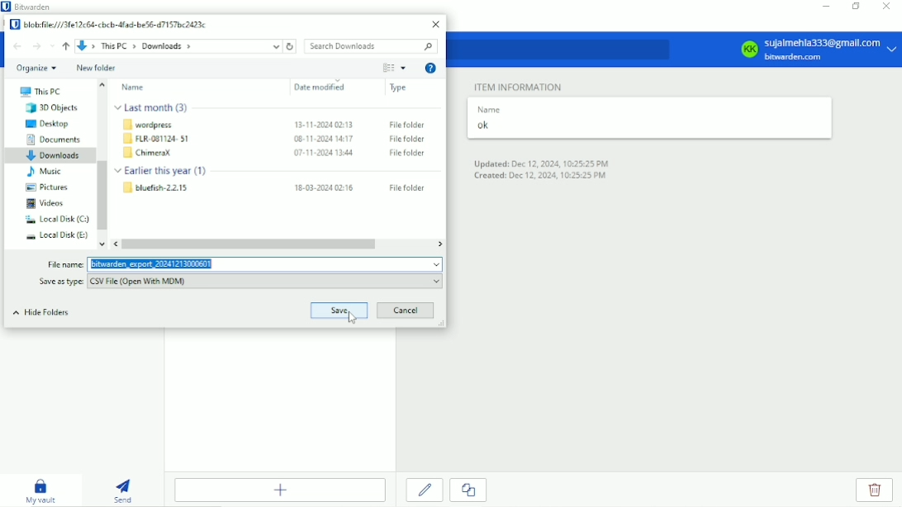 Image resolution: width=902 pixels, height=507 pixels. Describe the element at coordinates (156, 188) in the screenshot. I see `blue-2.2.15` at that location.